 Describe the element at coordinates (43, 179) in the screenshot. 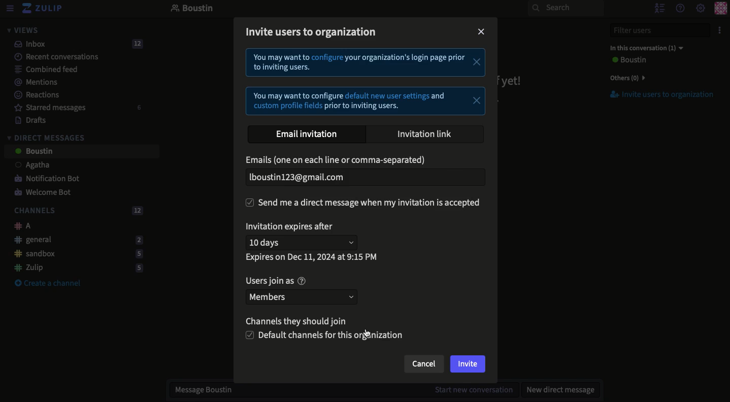

I see `Notification bot` at that location.